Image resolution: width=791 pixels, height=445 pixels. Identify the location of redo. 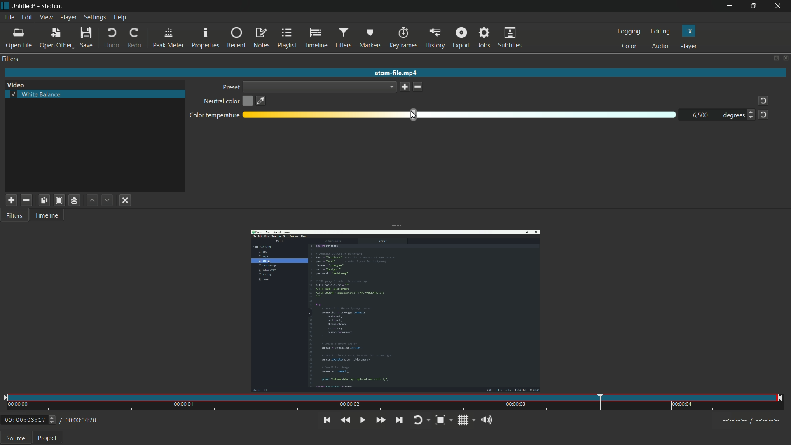
(135, 37).